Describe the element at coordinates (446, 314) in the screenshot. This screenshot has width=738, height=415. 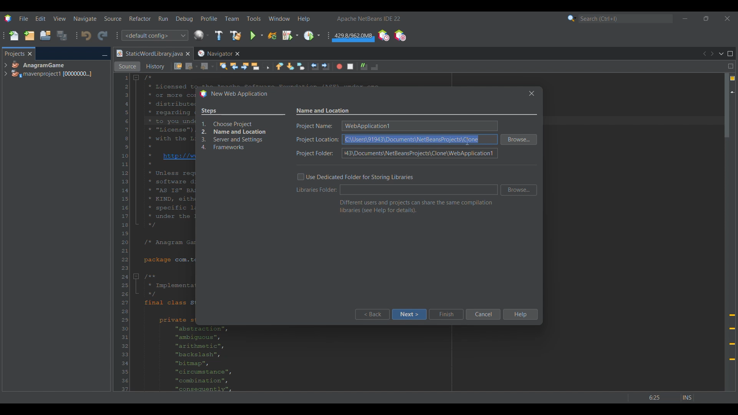
I see `Finish` at that location.